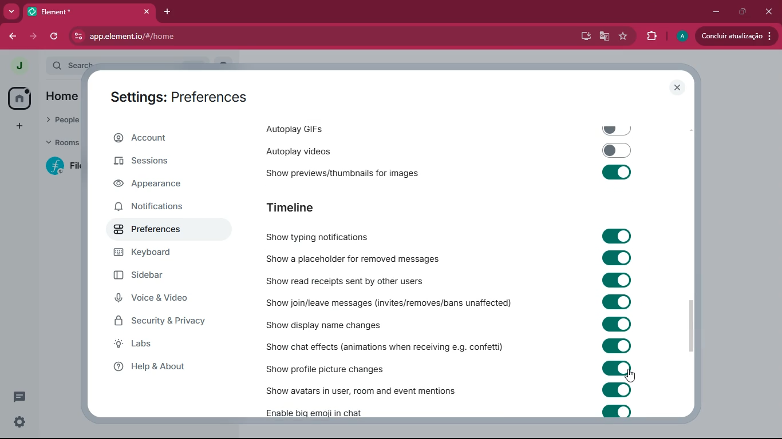  What do you see at coordinates (169, 12) in the screenshot?
I see `add tab` at bounding box center [169, 12].